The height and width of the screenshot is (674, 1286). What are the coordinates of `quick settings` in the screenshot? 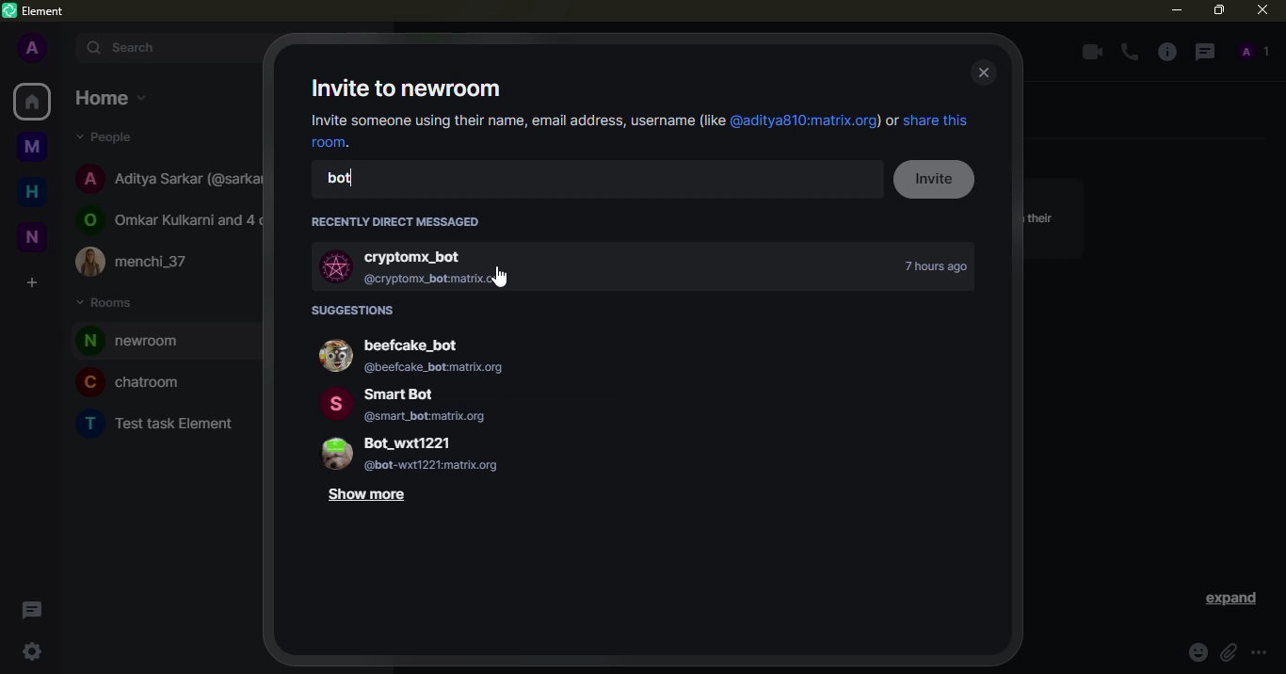 It's located at (31, 650).